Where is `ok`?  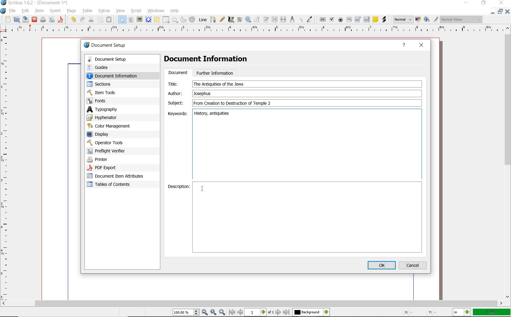 ok is located at coordinates (381, 265).